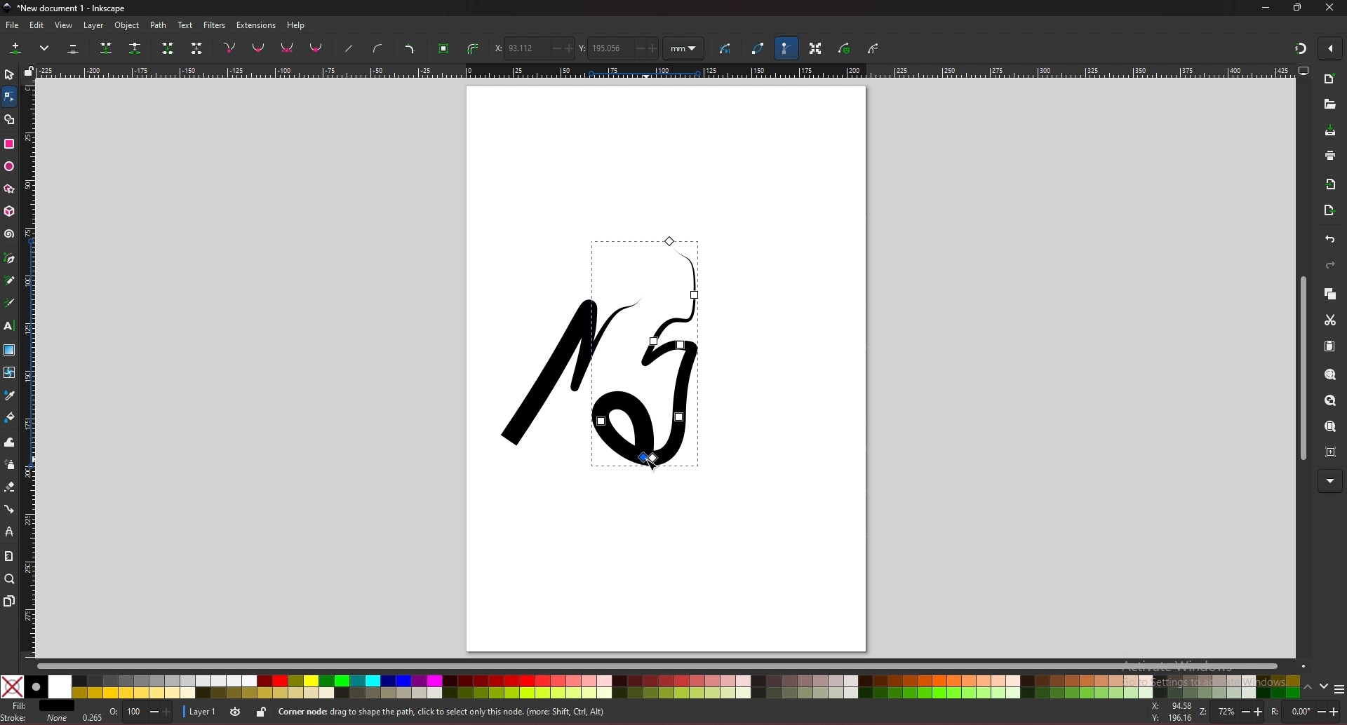  What do you see at coordinates (29, 70) in the screenshot?
I see `lock guides` at bounding box center [29, 70].